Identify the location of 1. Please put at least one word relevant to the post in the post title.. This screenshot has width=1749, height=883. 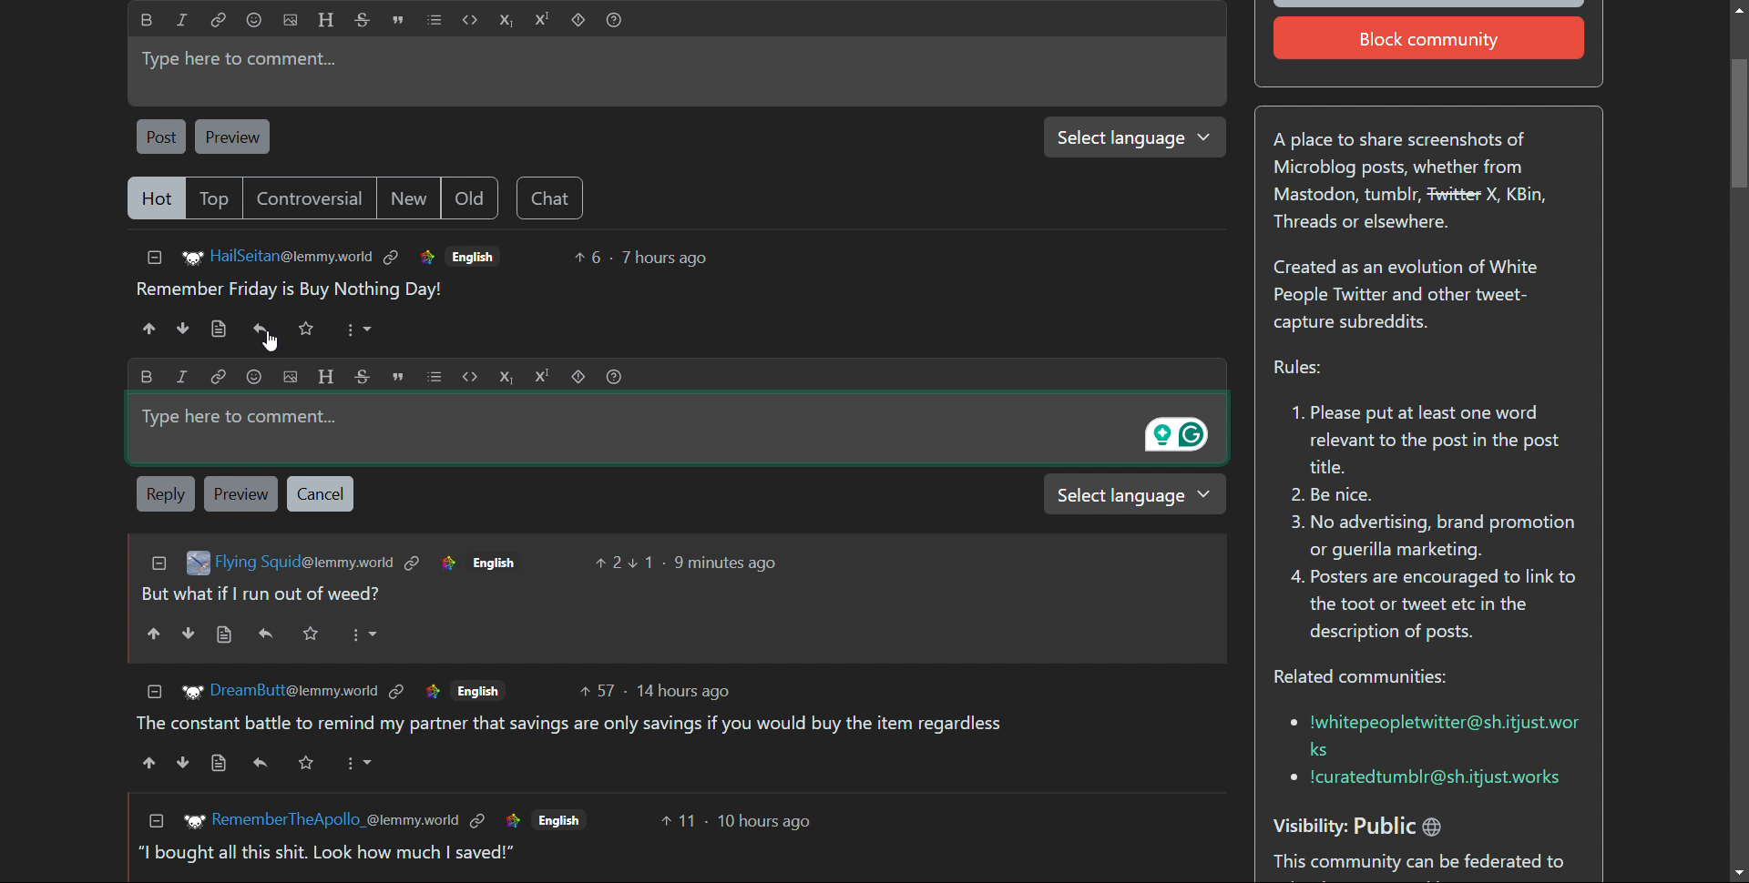
(1421, 441).